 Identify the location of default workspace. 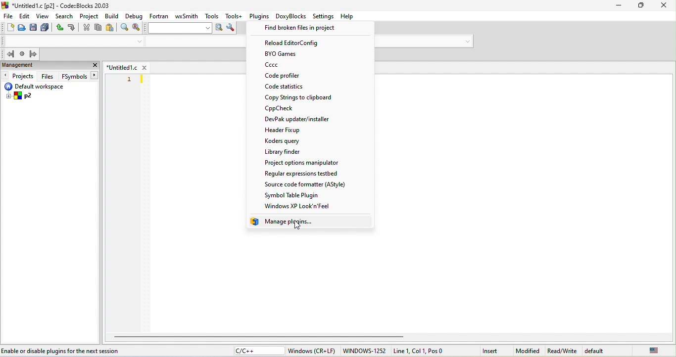
(41, 87).